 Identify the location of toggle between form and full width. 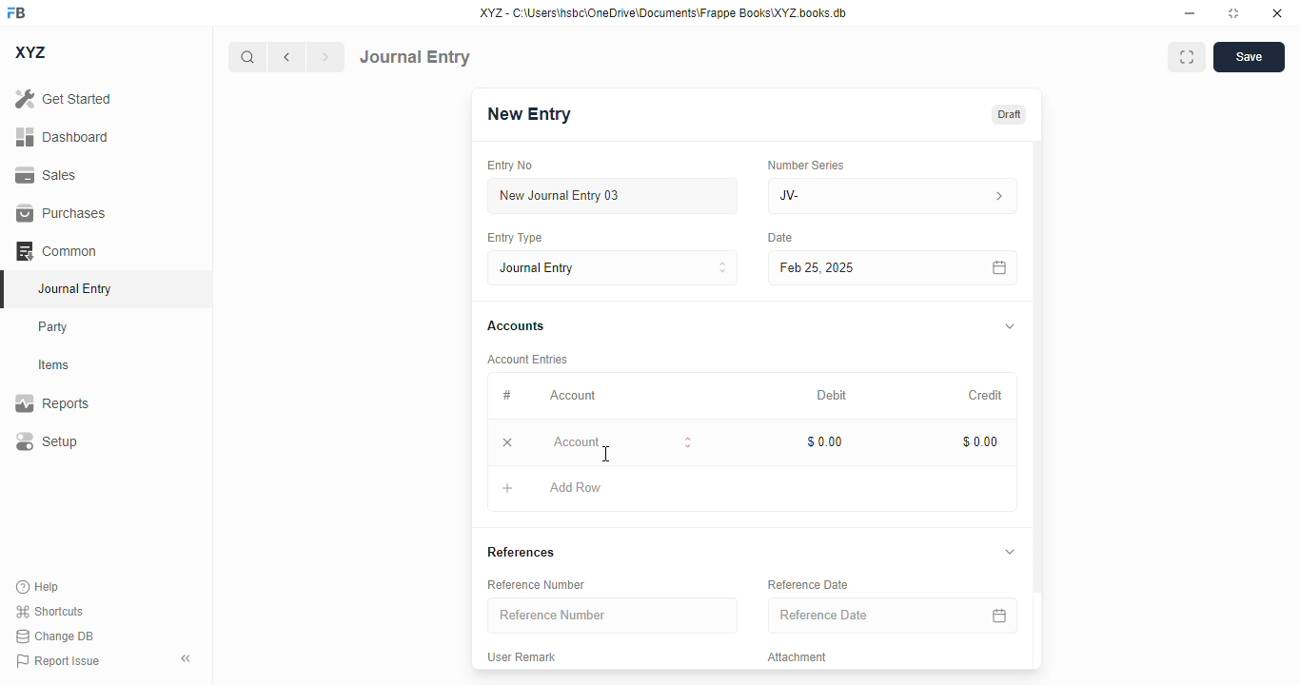
(1188, 57).